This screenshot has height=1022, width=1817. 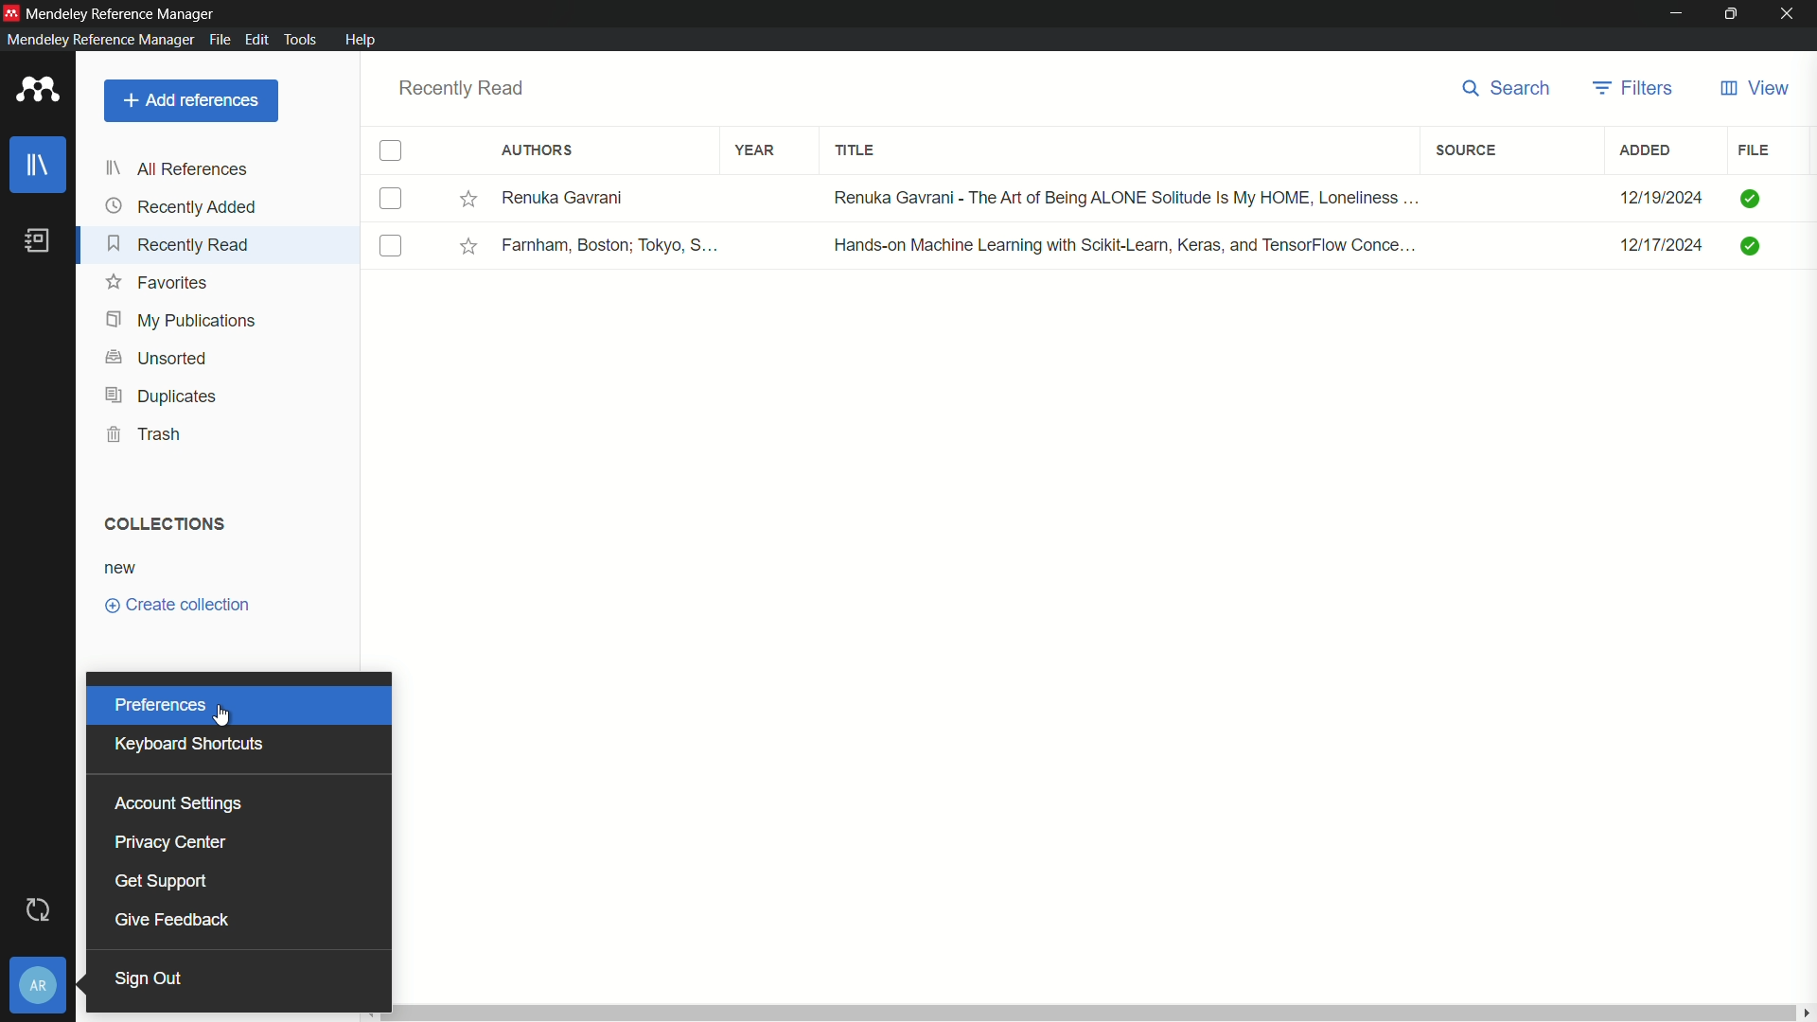 I want to click on recently added, so click(x=181, y=205).